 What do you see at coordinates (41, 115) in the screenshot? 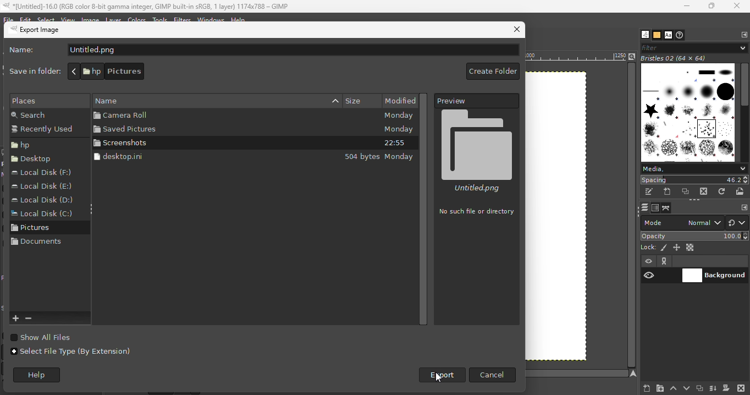
I see `search` at bounding box center [41, 115].